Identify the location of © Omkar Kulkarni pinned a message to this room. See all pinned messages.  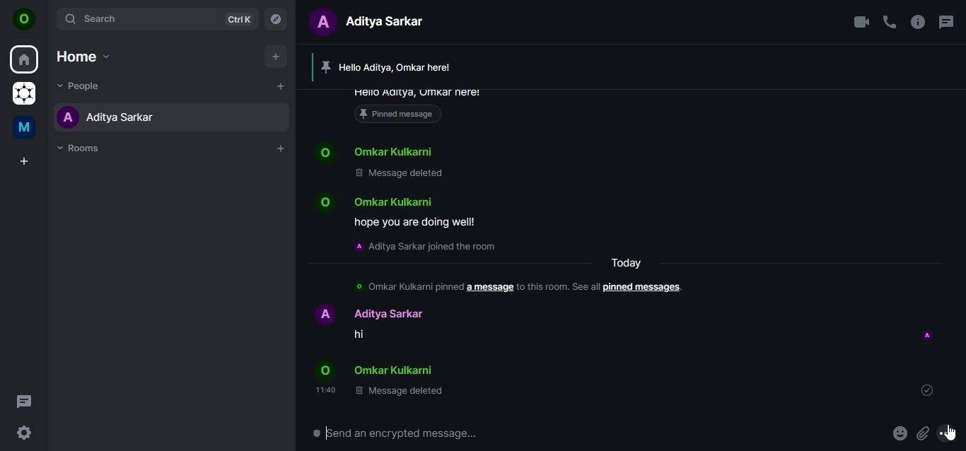
(404, 286).